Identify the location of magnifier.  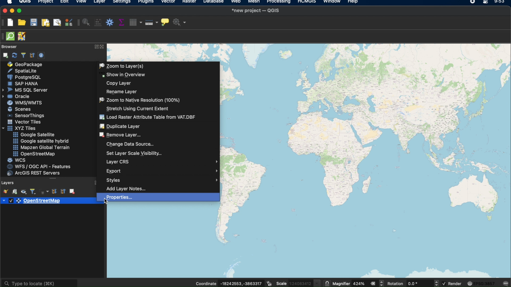
(359, 283).